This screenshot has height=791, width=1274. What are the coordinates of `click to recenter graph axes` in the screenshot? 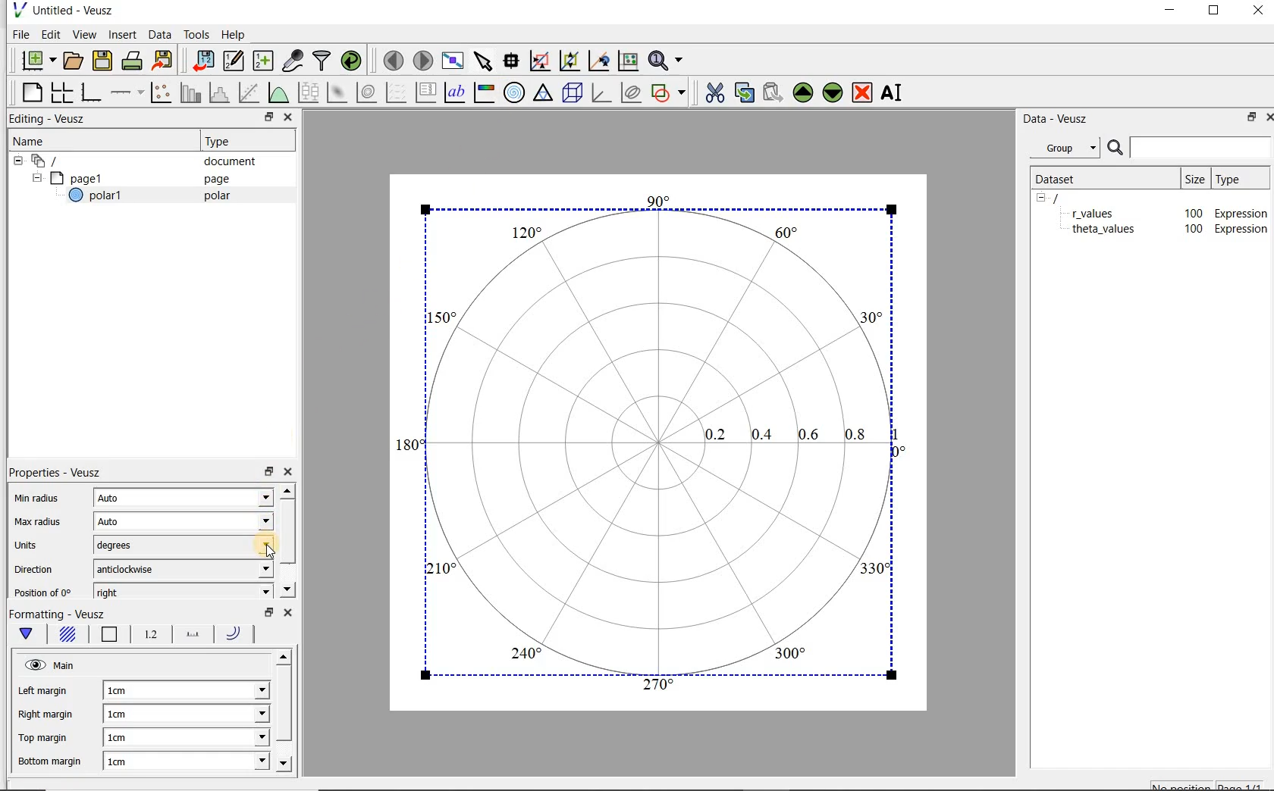 It's located at (600, 61).